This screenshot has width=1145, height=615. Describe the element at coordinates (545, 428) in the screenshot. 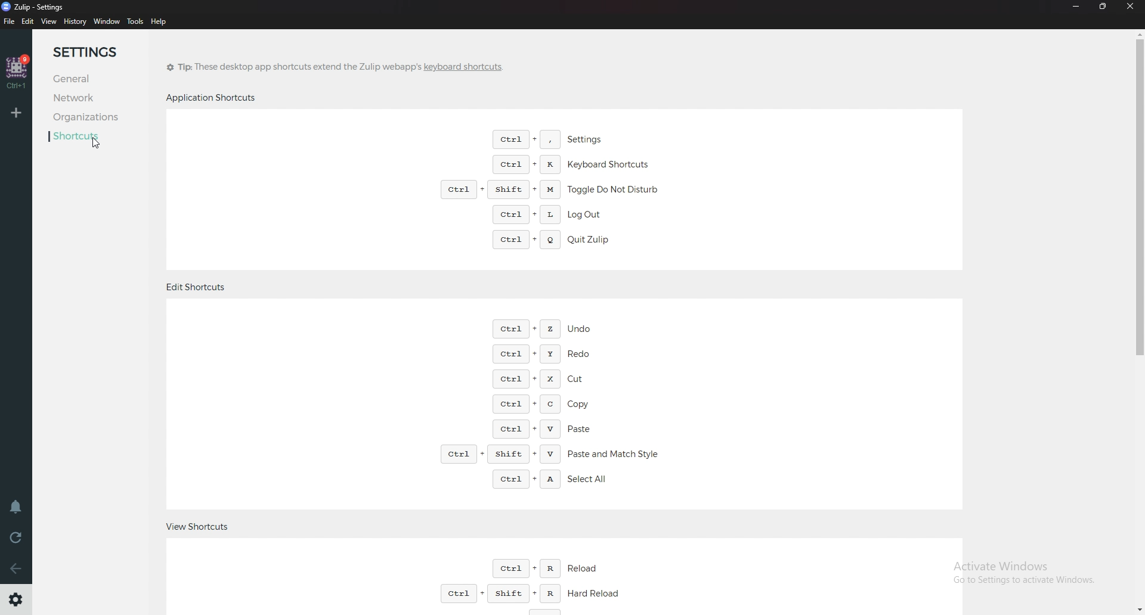

I see `Paste` at that location.